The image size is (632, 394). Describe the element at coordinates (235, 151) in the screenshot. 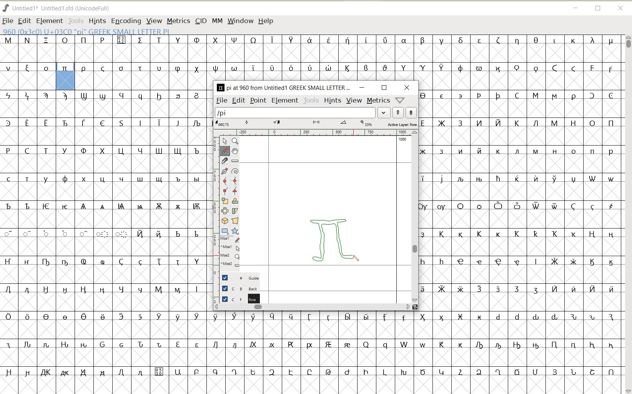

I see `scroll by hand` at that location.